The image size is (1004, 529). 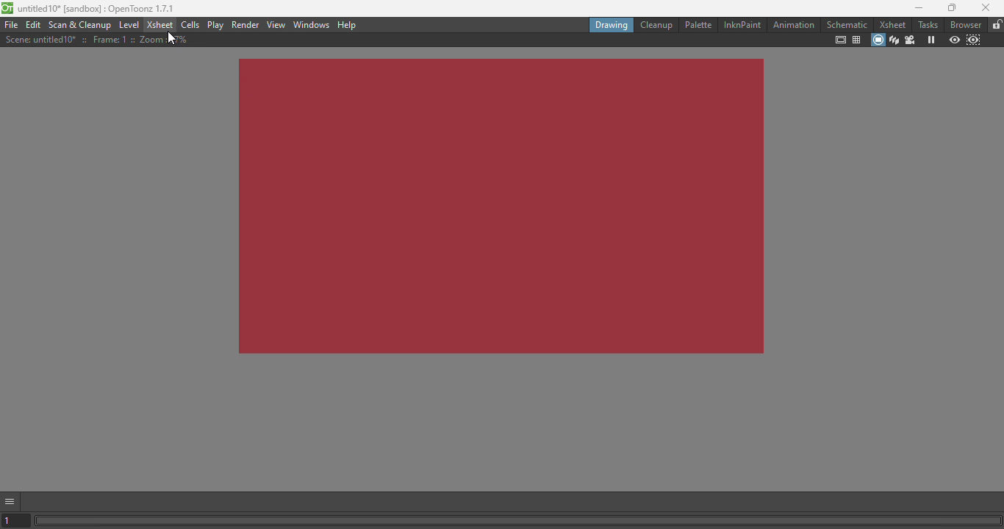 I want to click on Edit, so click(x=35, y=26).